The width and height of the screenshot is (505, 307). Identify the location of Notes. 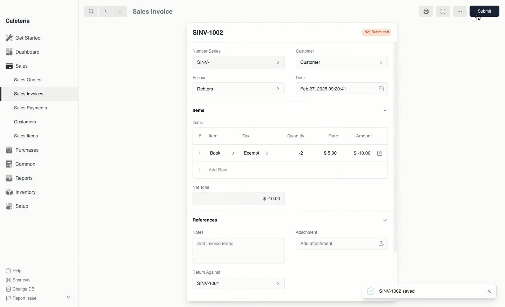
(198, 232).